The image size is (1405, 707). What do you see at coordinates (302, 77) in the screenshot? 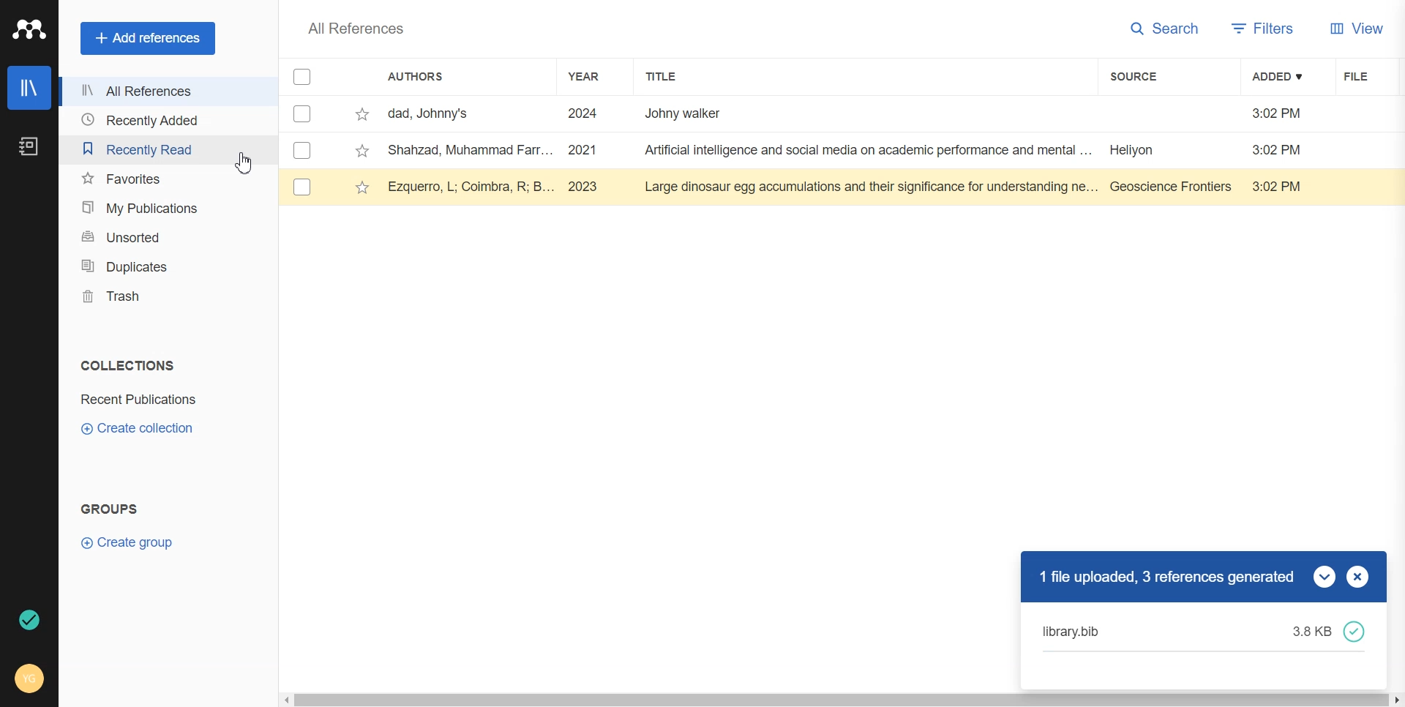
I see `Checklist` at bounding box center [302, 77].